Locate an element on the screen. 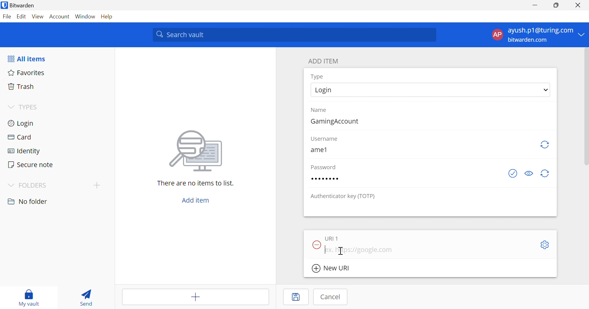  Toggle visibility is located at coordinates (530, 173).